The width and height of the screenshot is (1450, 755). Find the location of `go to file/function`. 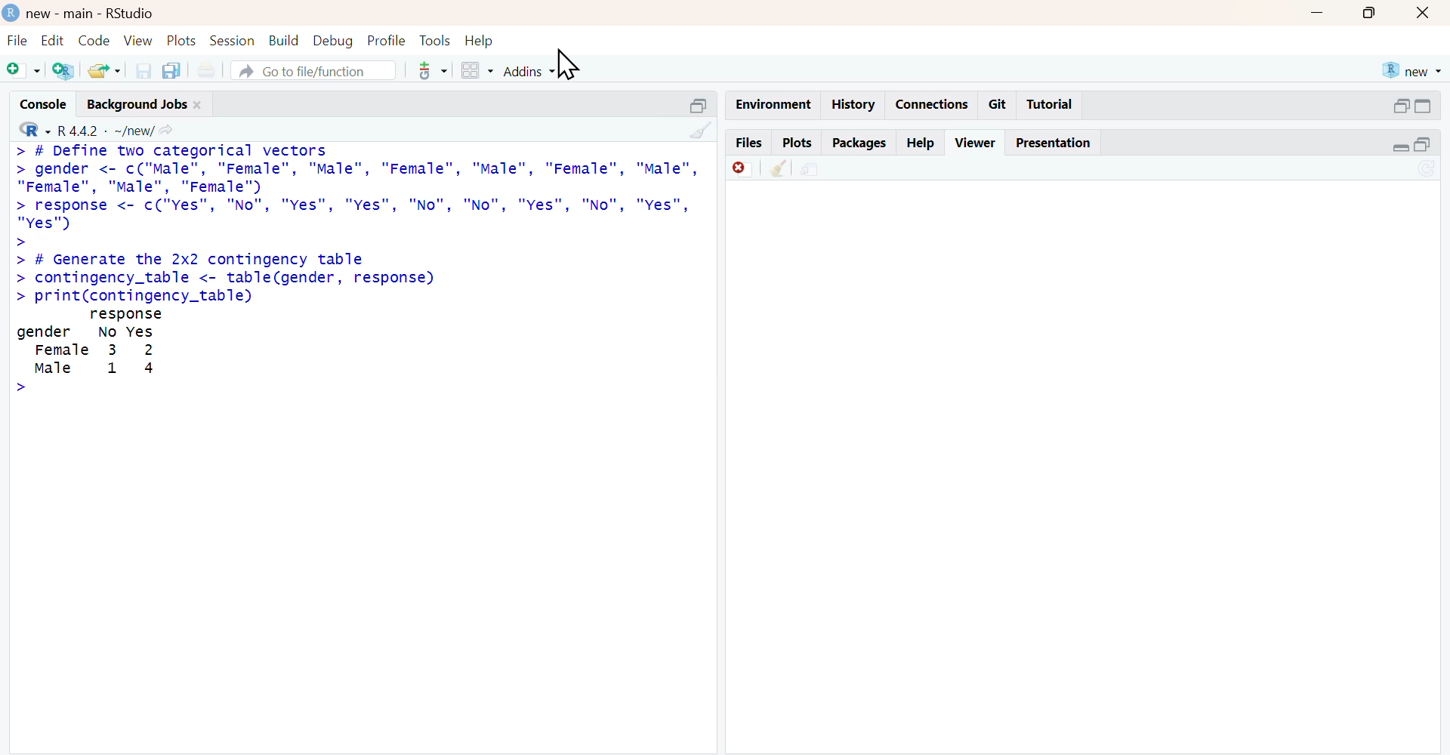

go to file/function is located at coordinates (314, 69).